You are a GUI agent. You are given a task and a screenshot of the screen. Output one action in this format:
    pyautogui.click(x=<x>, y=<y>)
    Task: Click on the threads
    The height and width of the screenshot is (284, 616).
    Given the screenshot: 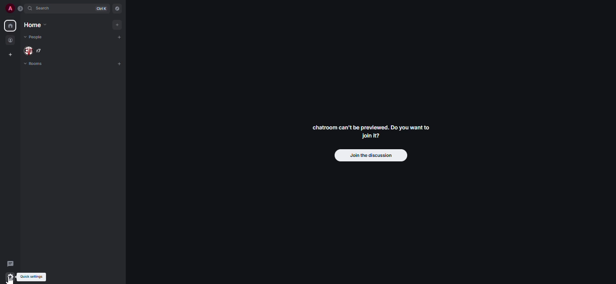 What is the action you would take?
    pyautogui.click(x=10, y=264)
    